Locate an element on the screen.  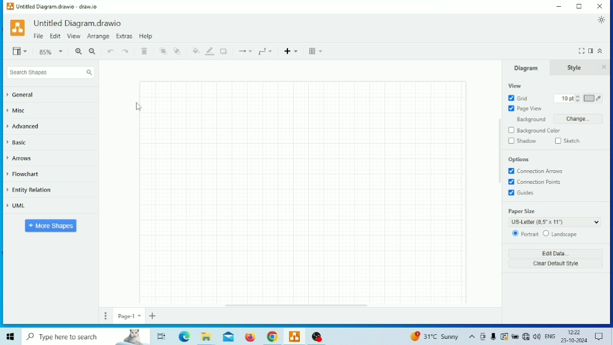
File is located at coordinates (38, 36).